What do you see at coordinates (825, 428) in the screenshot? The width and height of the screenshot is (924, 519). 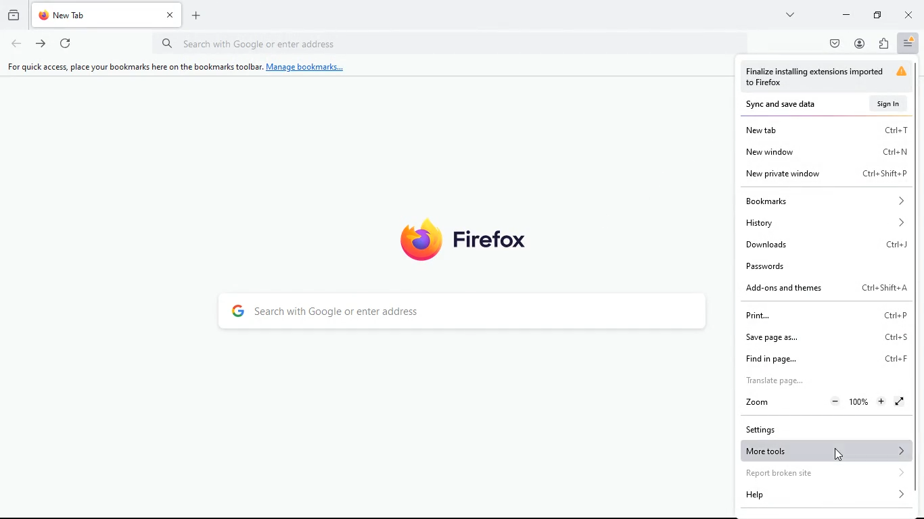 I see `settings` at bounding box center [825, 428].